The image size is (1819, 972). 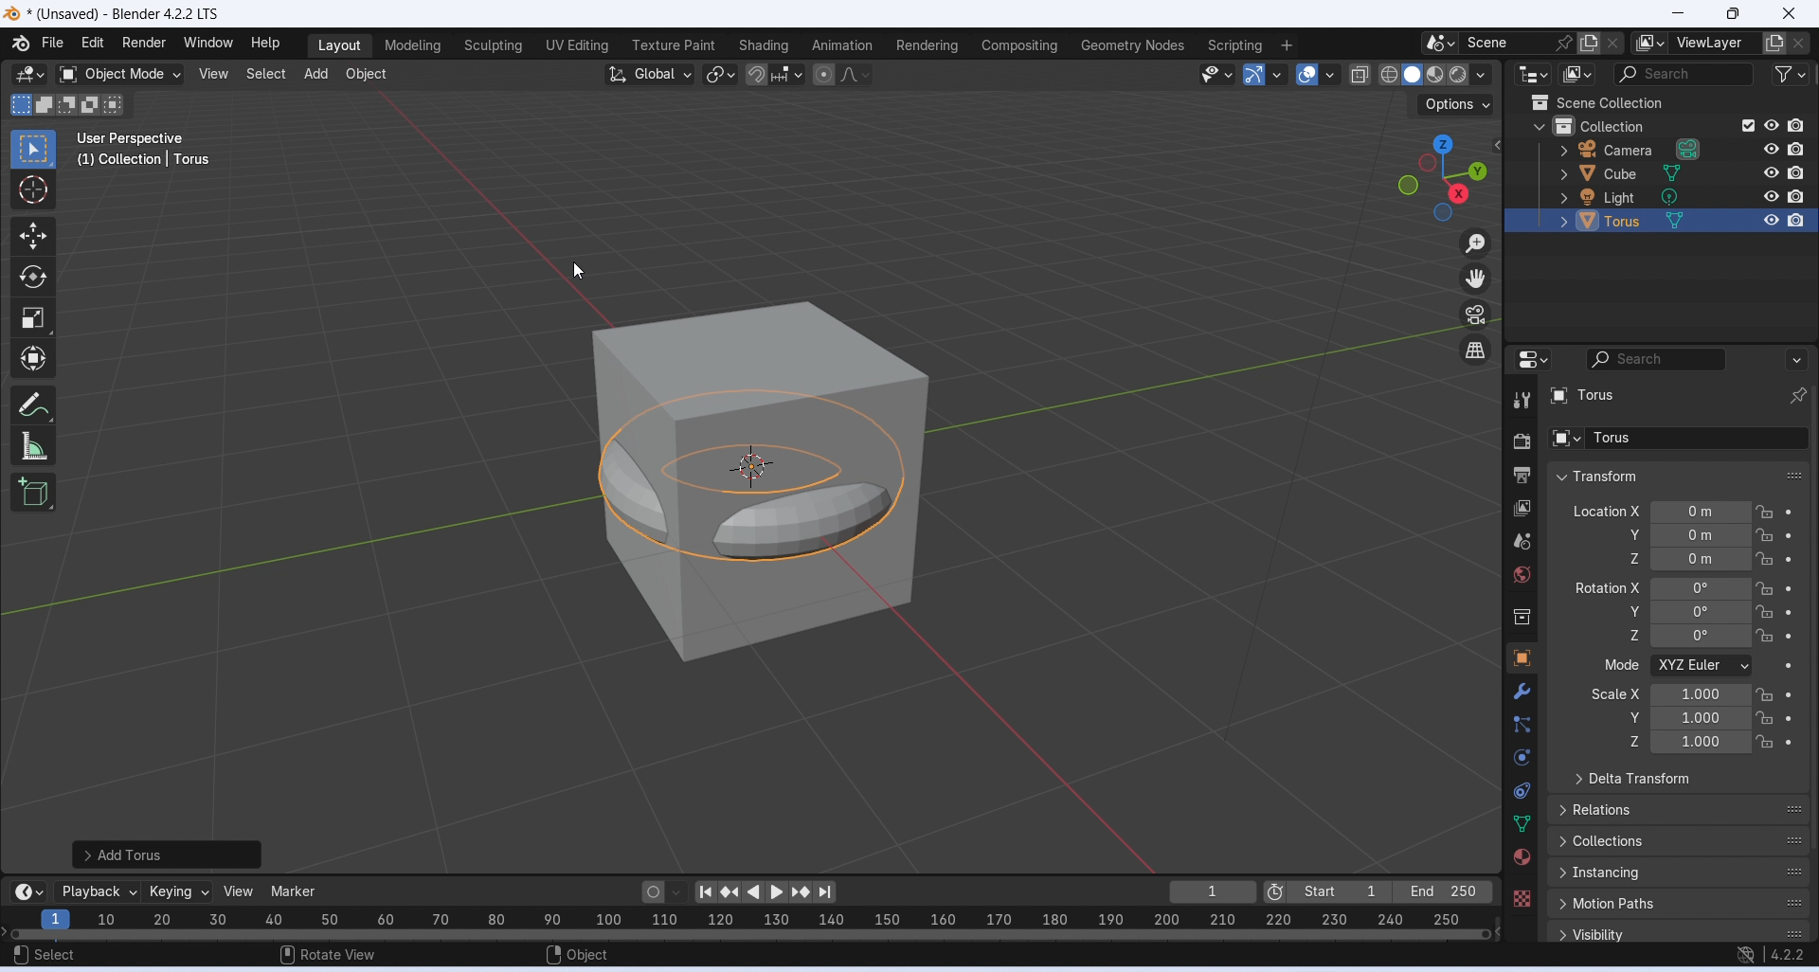 I want to click on (1) Collection | Torus, so click(x=142, y=160).